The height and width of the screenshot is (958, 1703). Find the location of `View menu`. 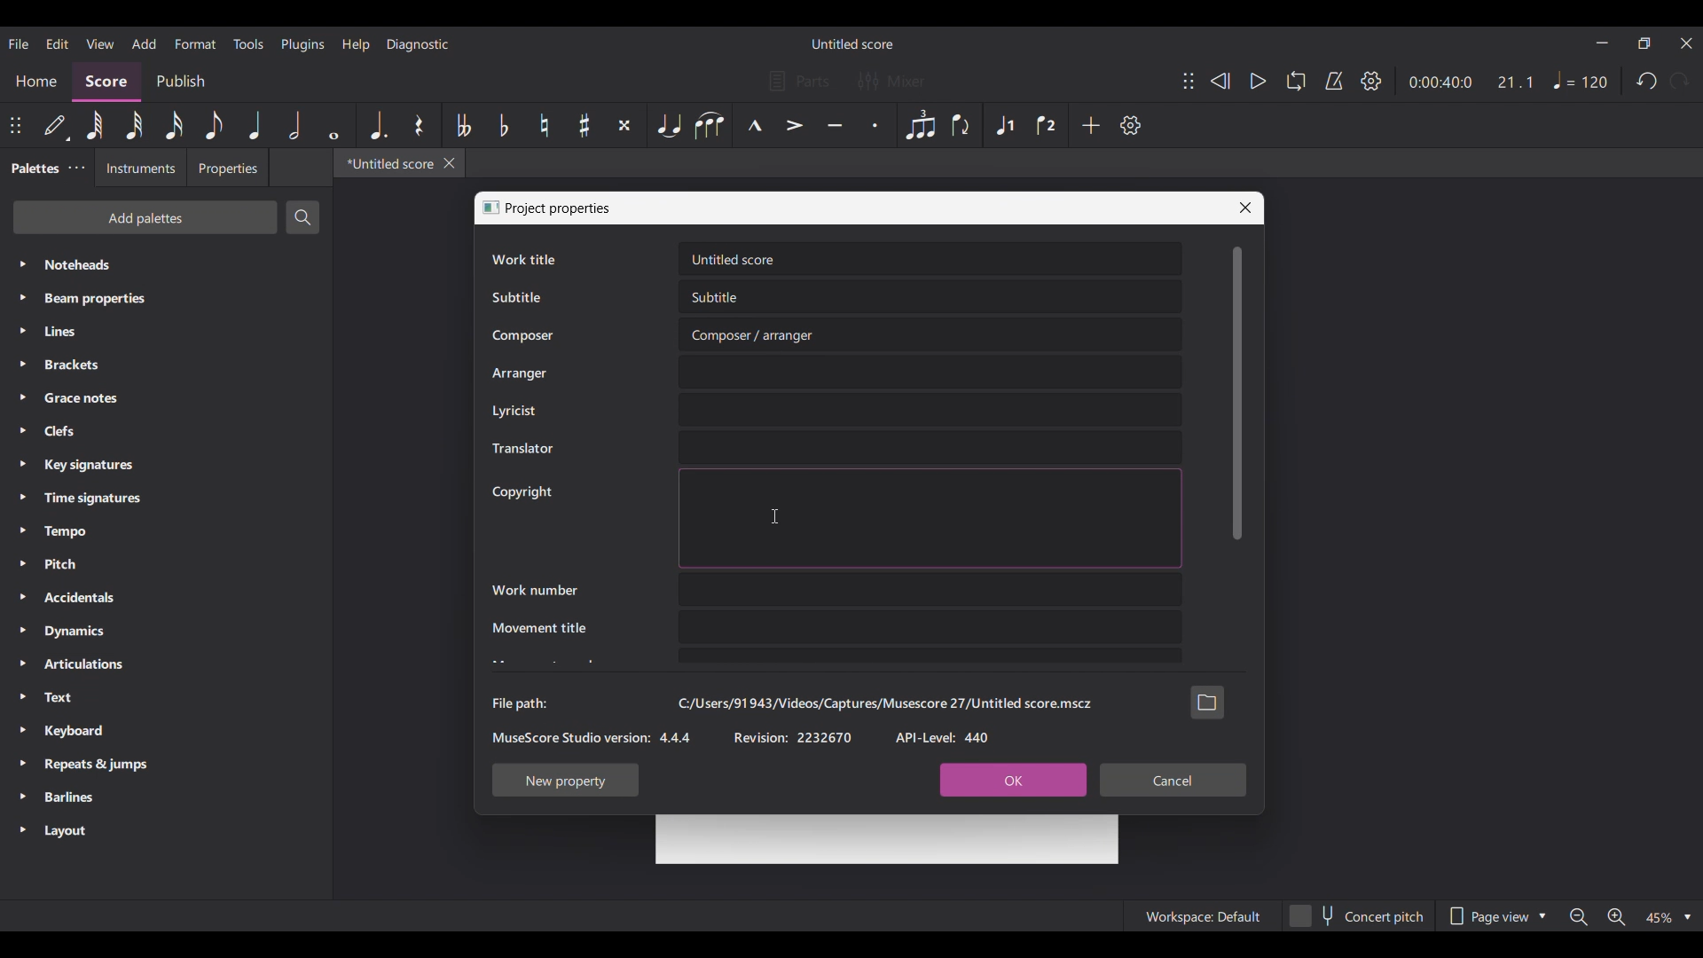

View menu is located at coordinates (100, 43).